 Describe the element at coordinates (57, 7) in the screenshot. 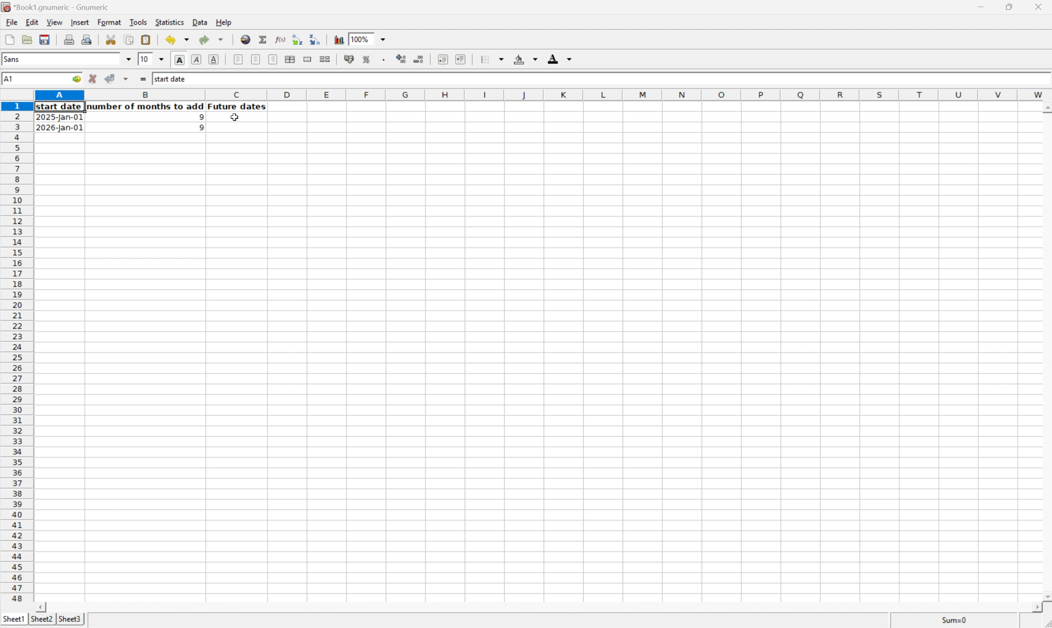

I see `*Book1.gnumeric - Gnumeric` at that location.